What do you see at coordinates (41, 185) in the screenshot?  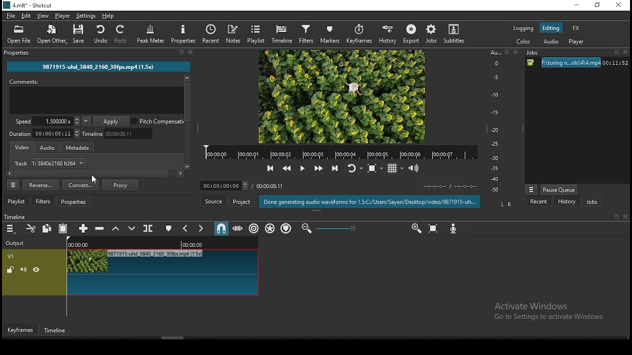 I see `reverse` at bounding box center [41, 185].